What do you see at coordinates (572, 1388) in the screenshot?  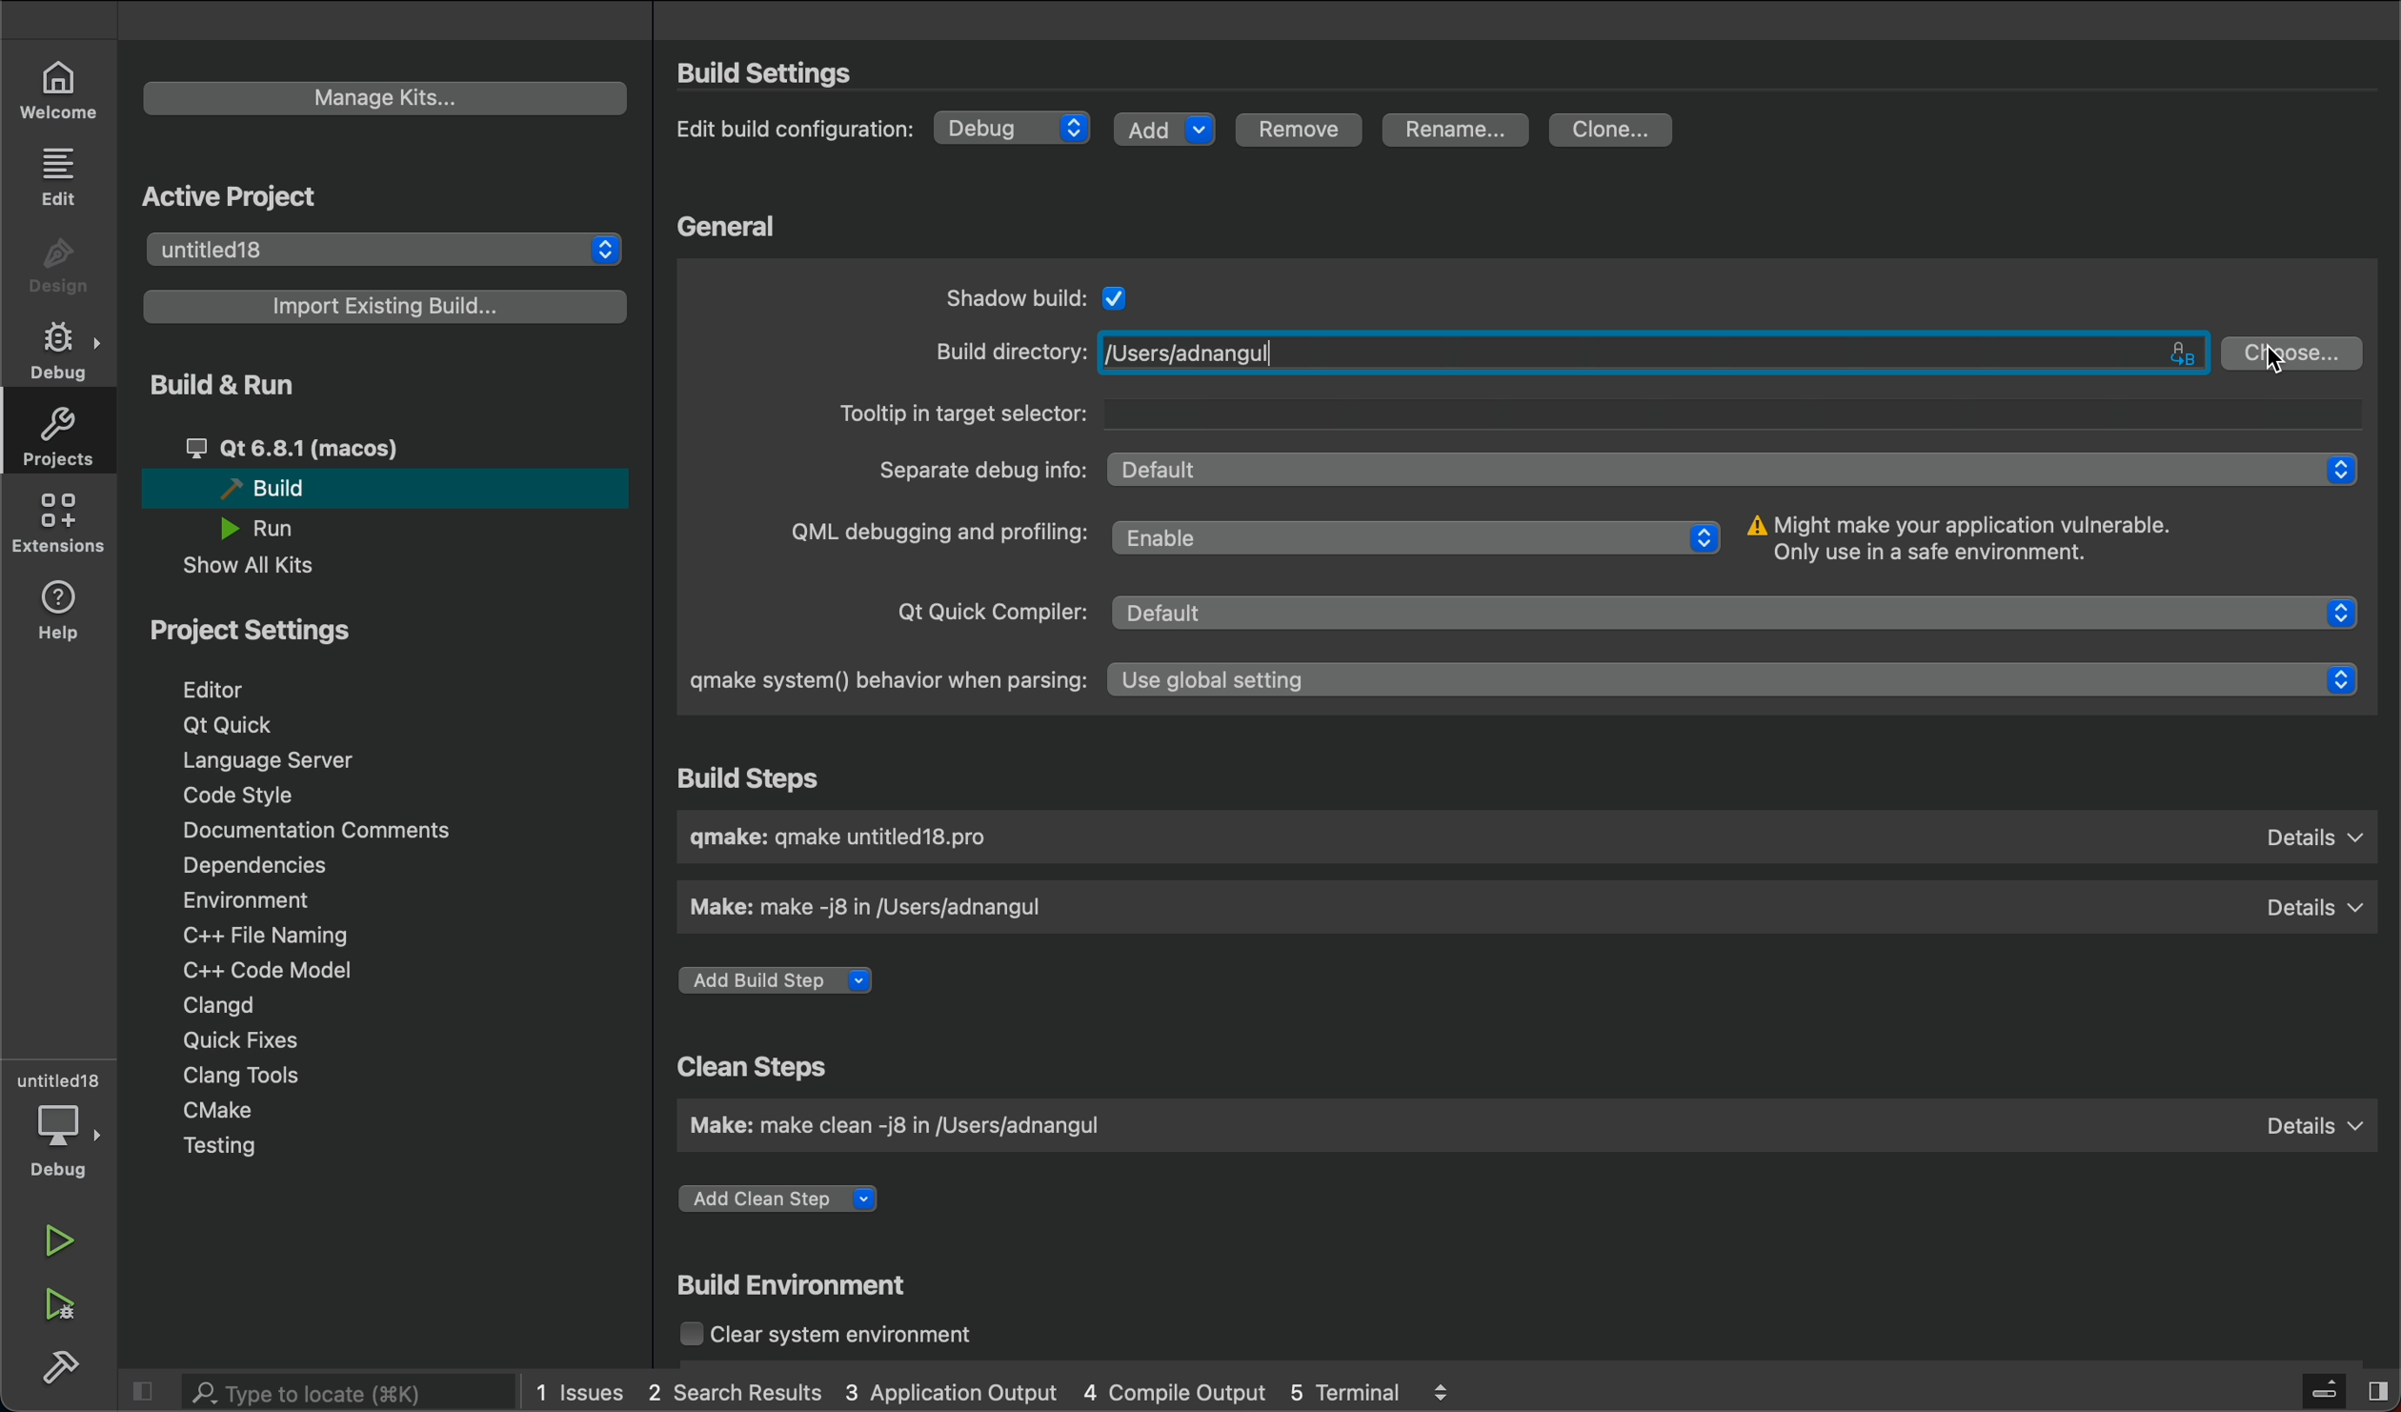 I see `1 Issues` at bounding box center [572, 1388].